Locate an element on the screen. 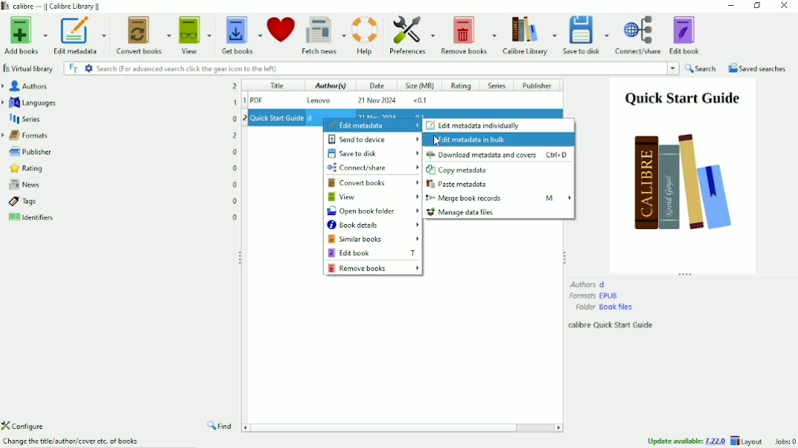 This screenshot has height=448, width=798. Open book folder is located at coordinates (373, 212).